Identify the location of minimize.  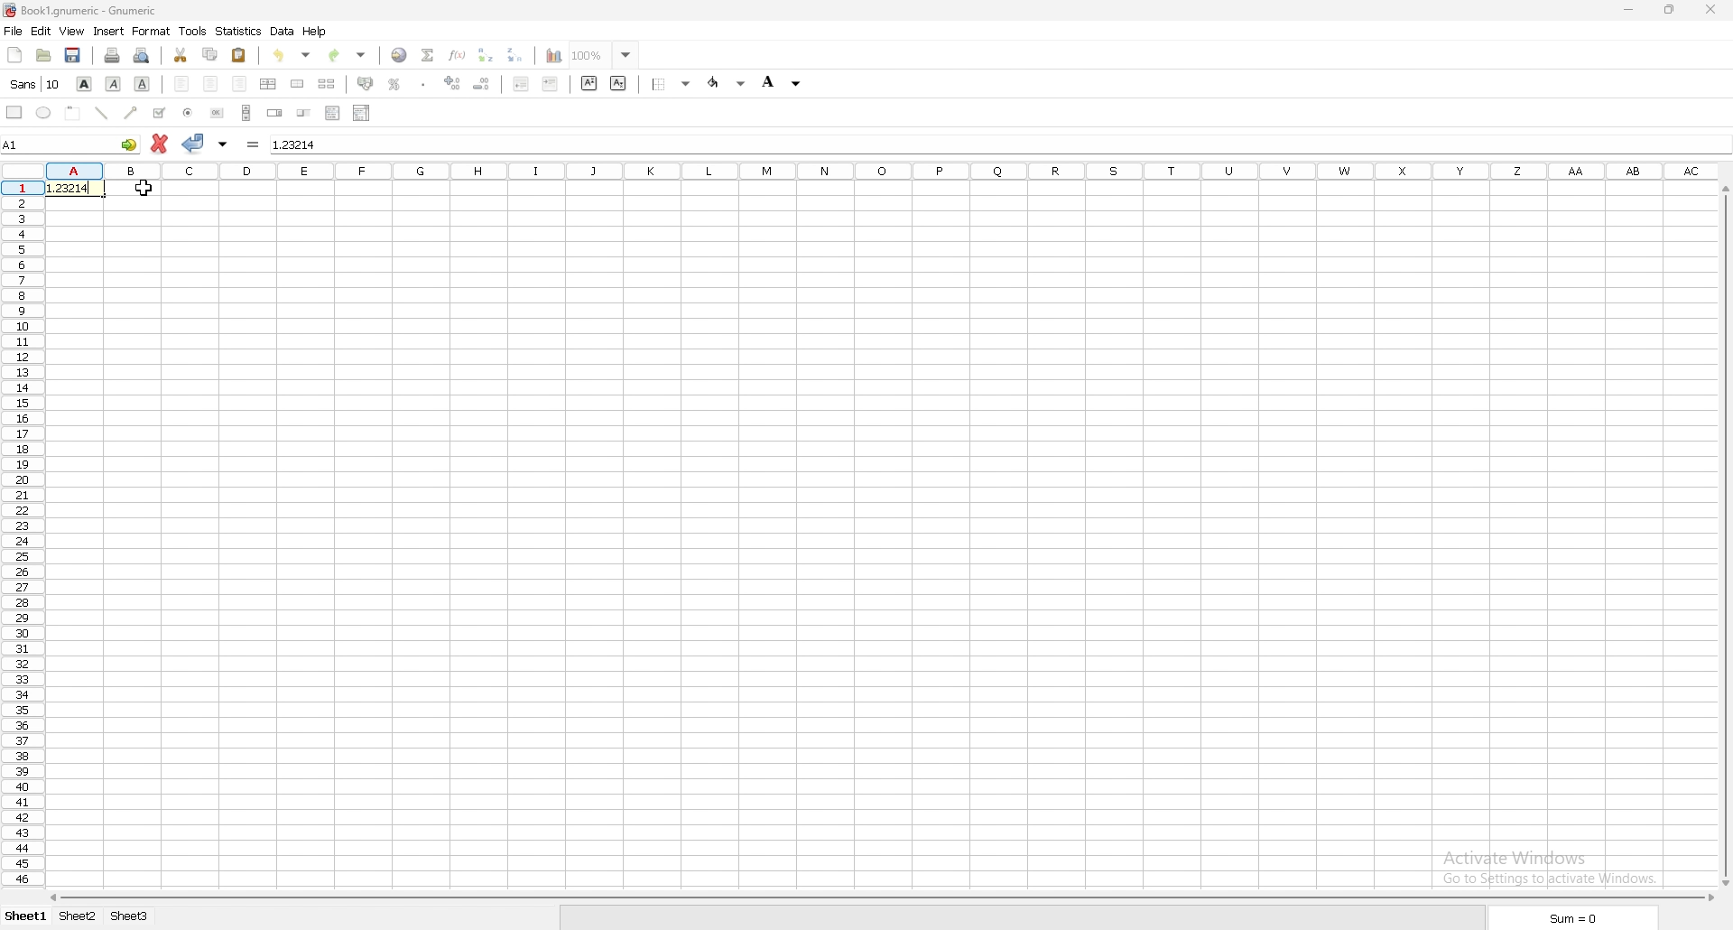
(1630, 8).